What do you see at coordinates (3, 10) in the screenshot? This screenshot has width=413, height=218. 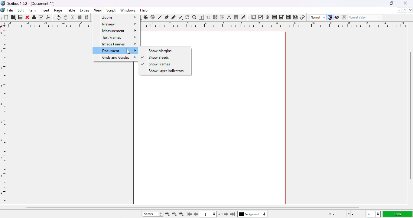 I see `logo` at bounding box center [3, 10].